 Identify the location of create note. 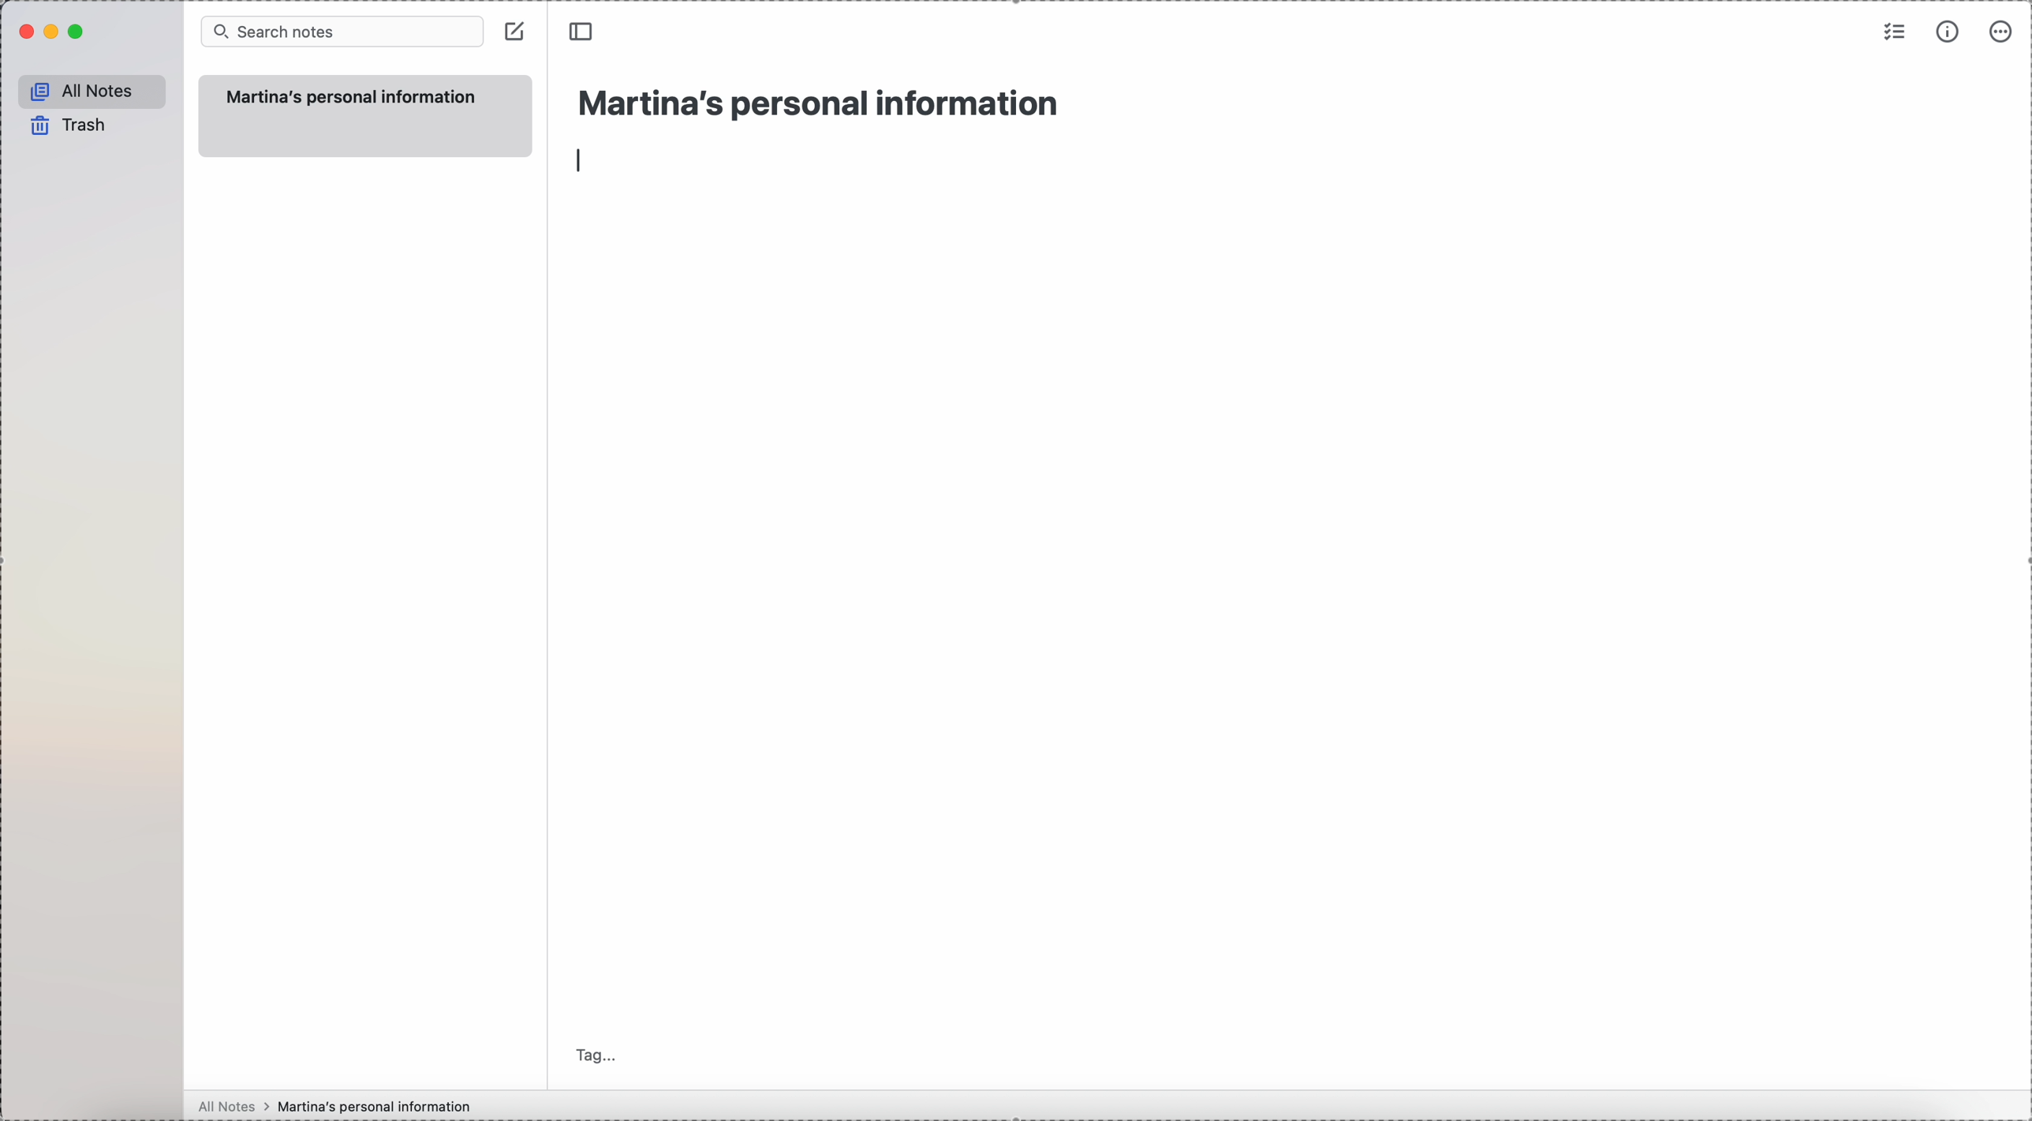
(517, 32).